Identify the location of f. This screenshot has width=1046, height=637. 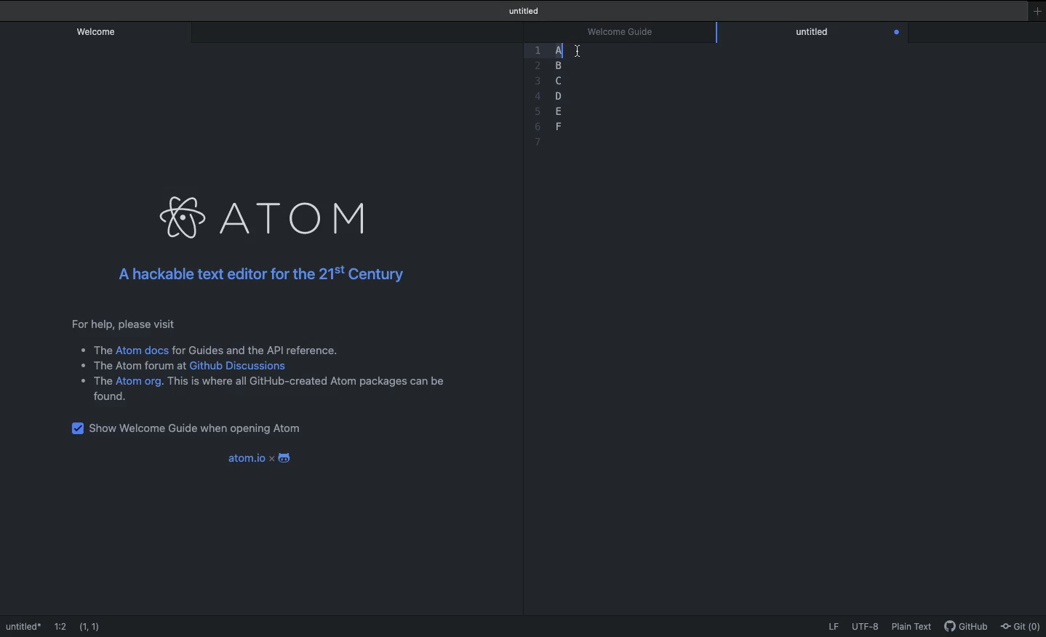
(559, 125).